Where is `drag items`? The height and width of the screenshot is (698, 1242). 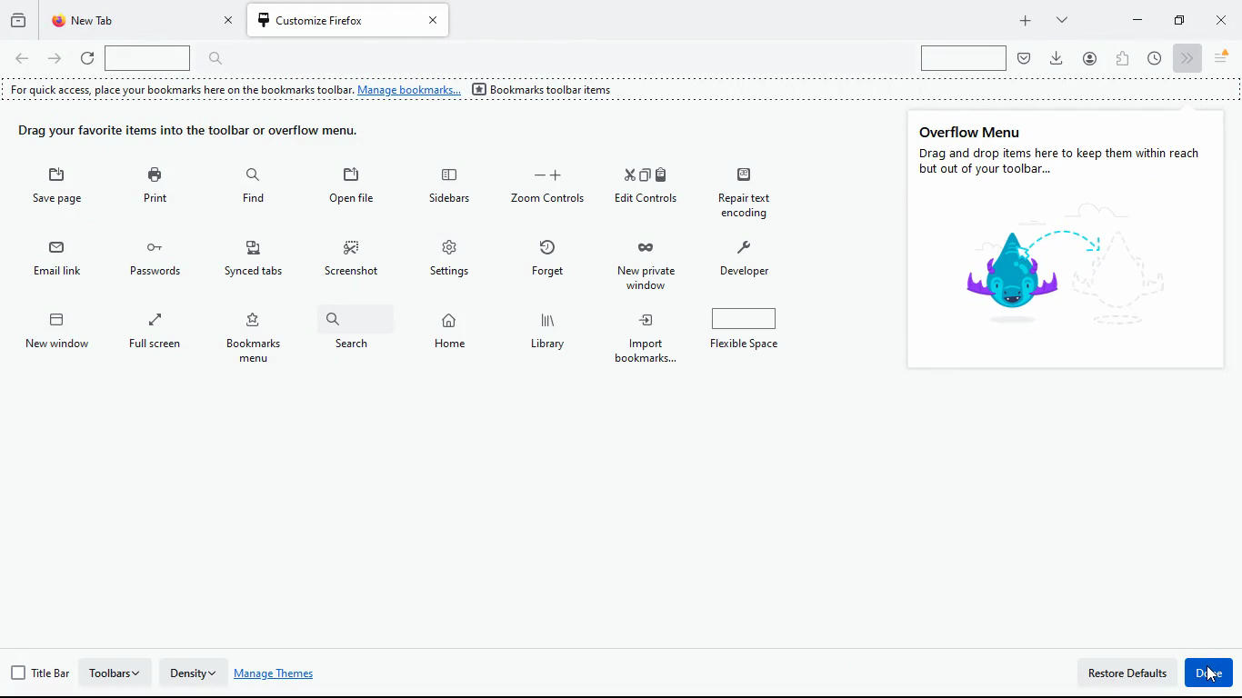 drag items is located at coordinates (202, 133).